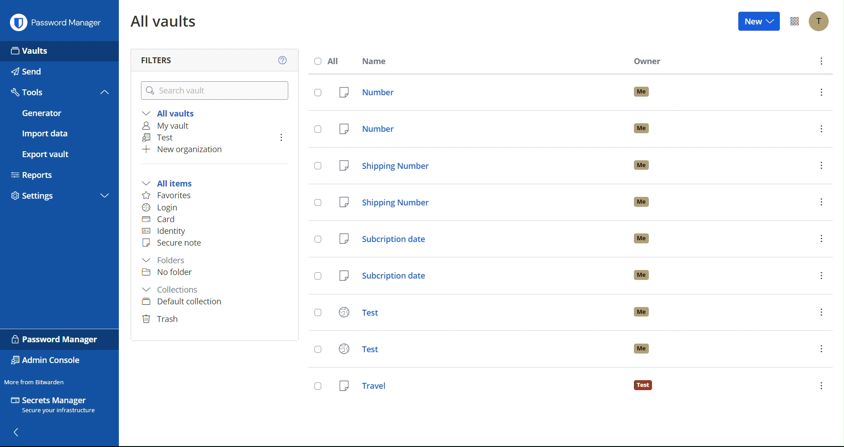  What do you see at coordinates (174, 242) in the screenshot?
I see `Secure note` at bounding box center [174, 242].